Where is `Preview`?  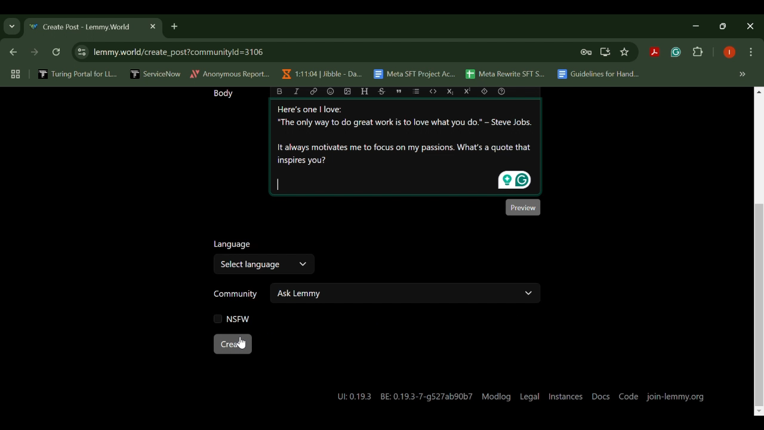
Preview is located at coordinates (522, 207).